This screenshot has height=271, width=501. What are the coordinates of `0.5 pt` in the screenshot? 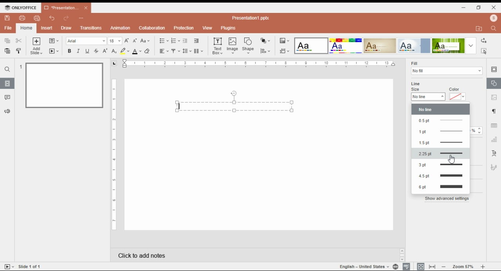 It's located at (441, 120).